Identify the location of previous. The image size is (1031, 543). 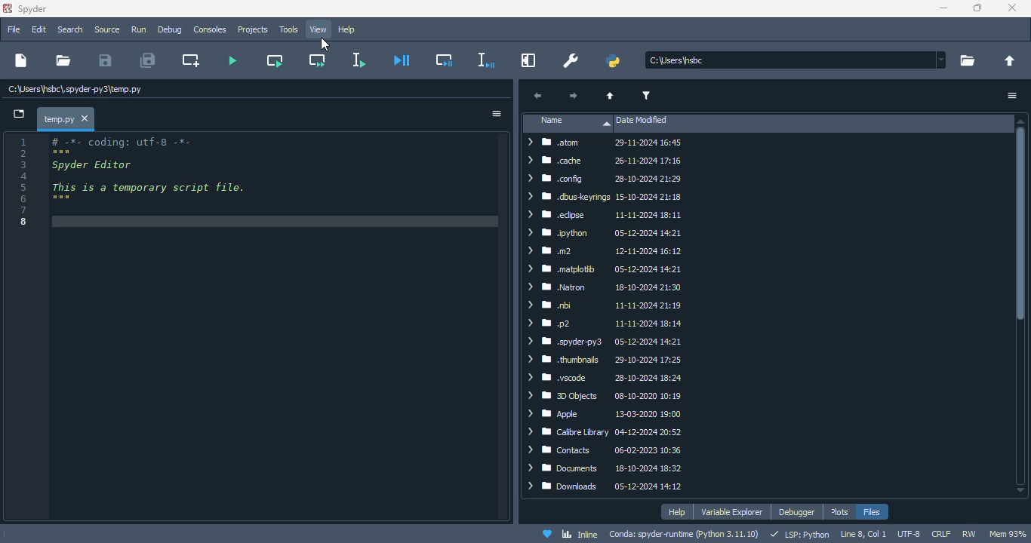
(537, 97).